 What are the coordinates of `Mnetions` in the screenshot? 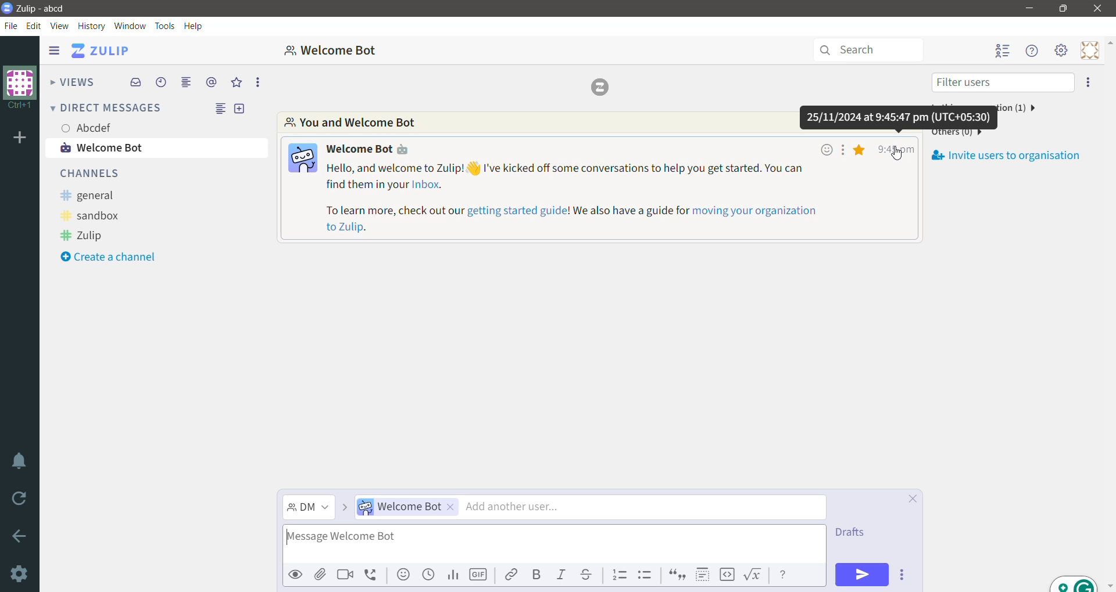 It's located at (211, 83).